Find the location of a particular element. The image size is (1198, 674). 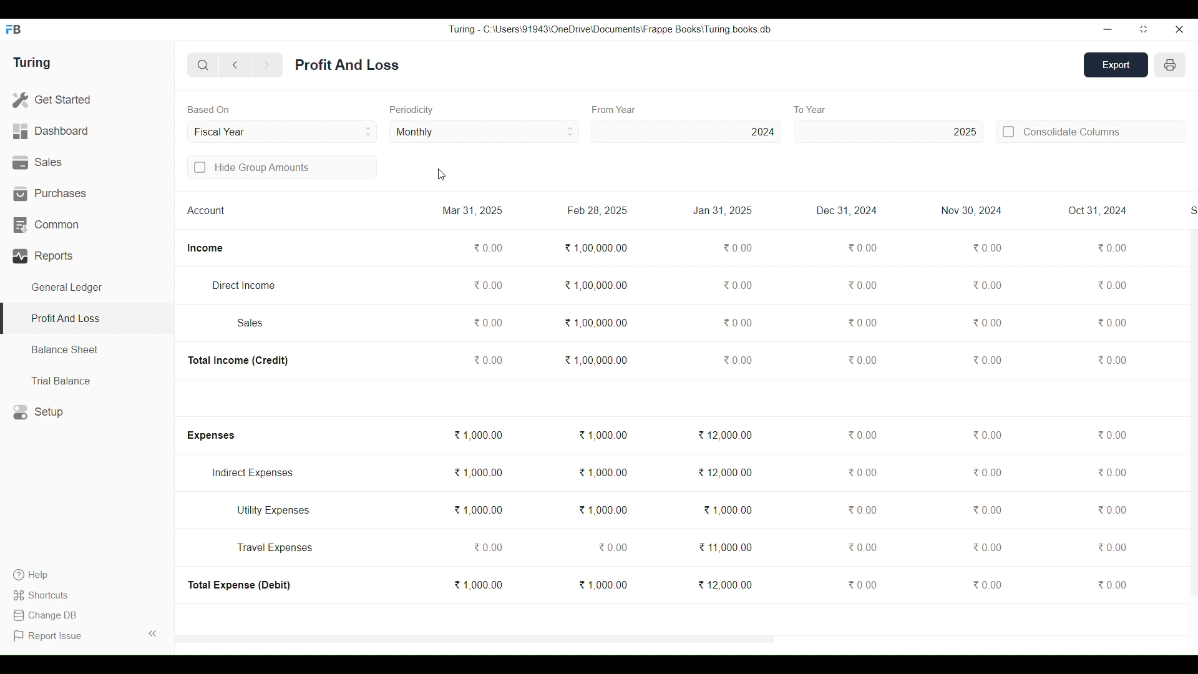

Frappe Books logo is located at coordinates (13, 29).